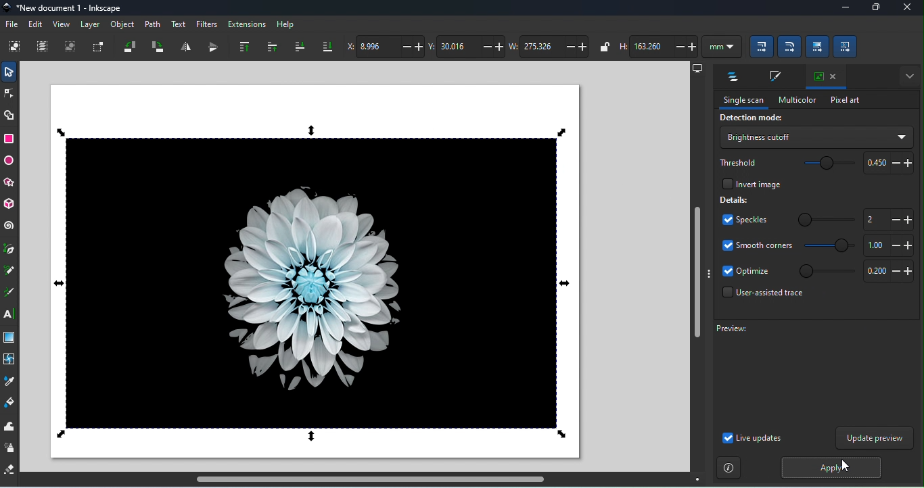 The height and width of the screenshot is (488, 924). Describe the element at coordinates (93, 26) in the screenshot. I see `Layer` at that location.